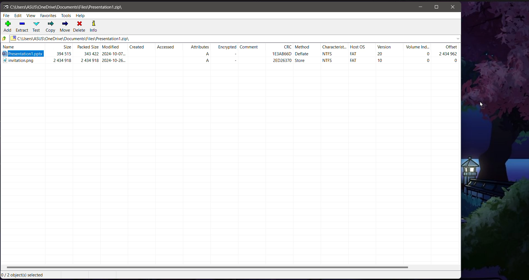  Describe the element at coordinates (200, 48) in the screenshot. I see `Attributes` at that location.